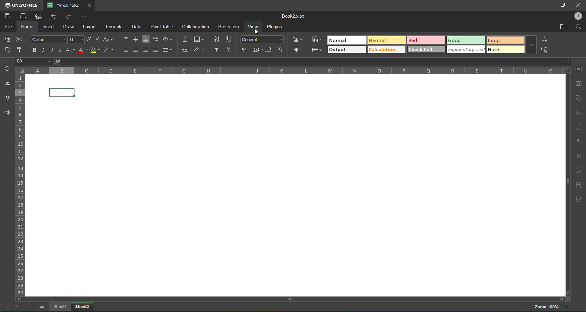 This screenshot has height=312, width=586. What do you see at coordinates (90, 39) in the screenshot?
I see `increment size` at bounding box center [90, 39].